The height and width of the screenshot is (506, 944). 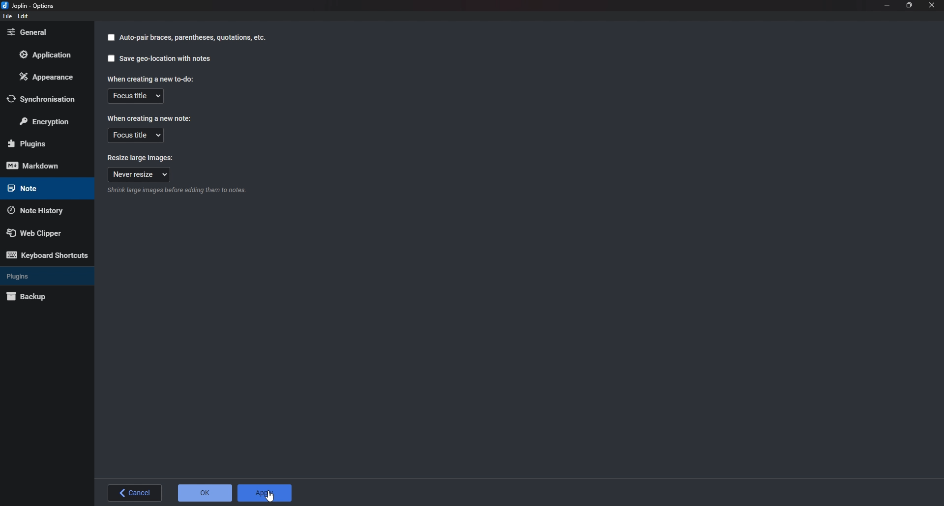 I want to click on checkbox, so click(x=111, y=38).